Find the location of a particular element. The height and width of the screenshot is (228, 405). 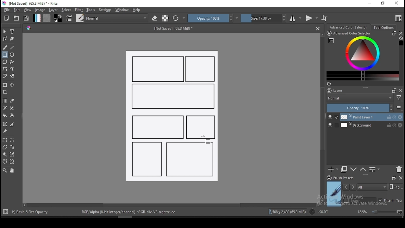

reference images tool is located at coordinates (4, 131).